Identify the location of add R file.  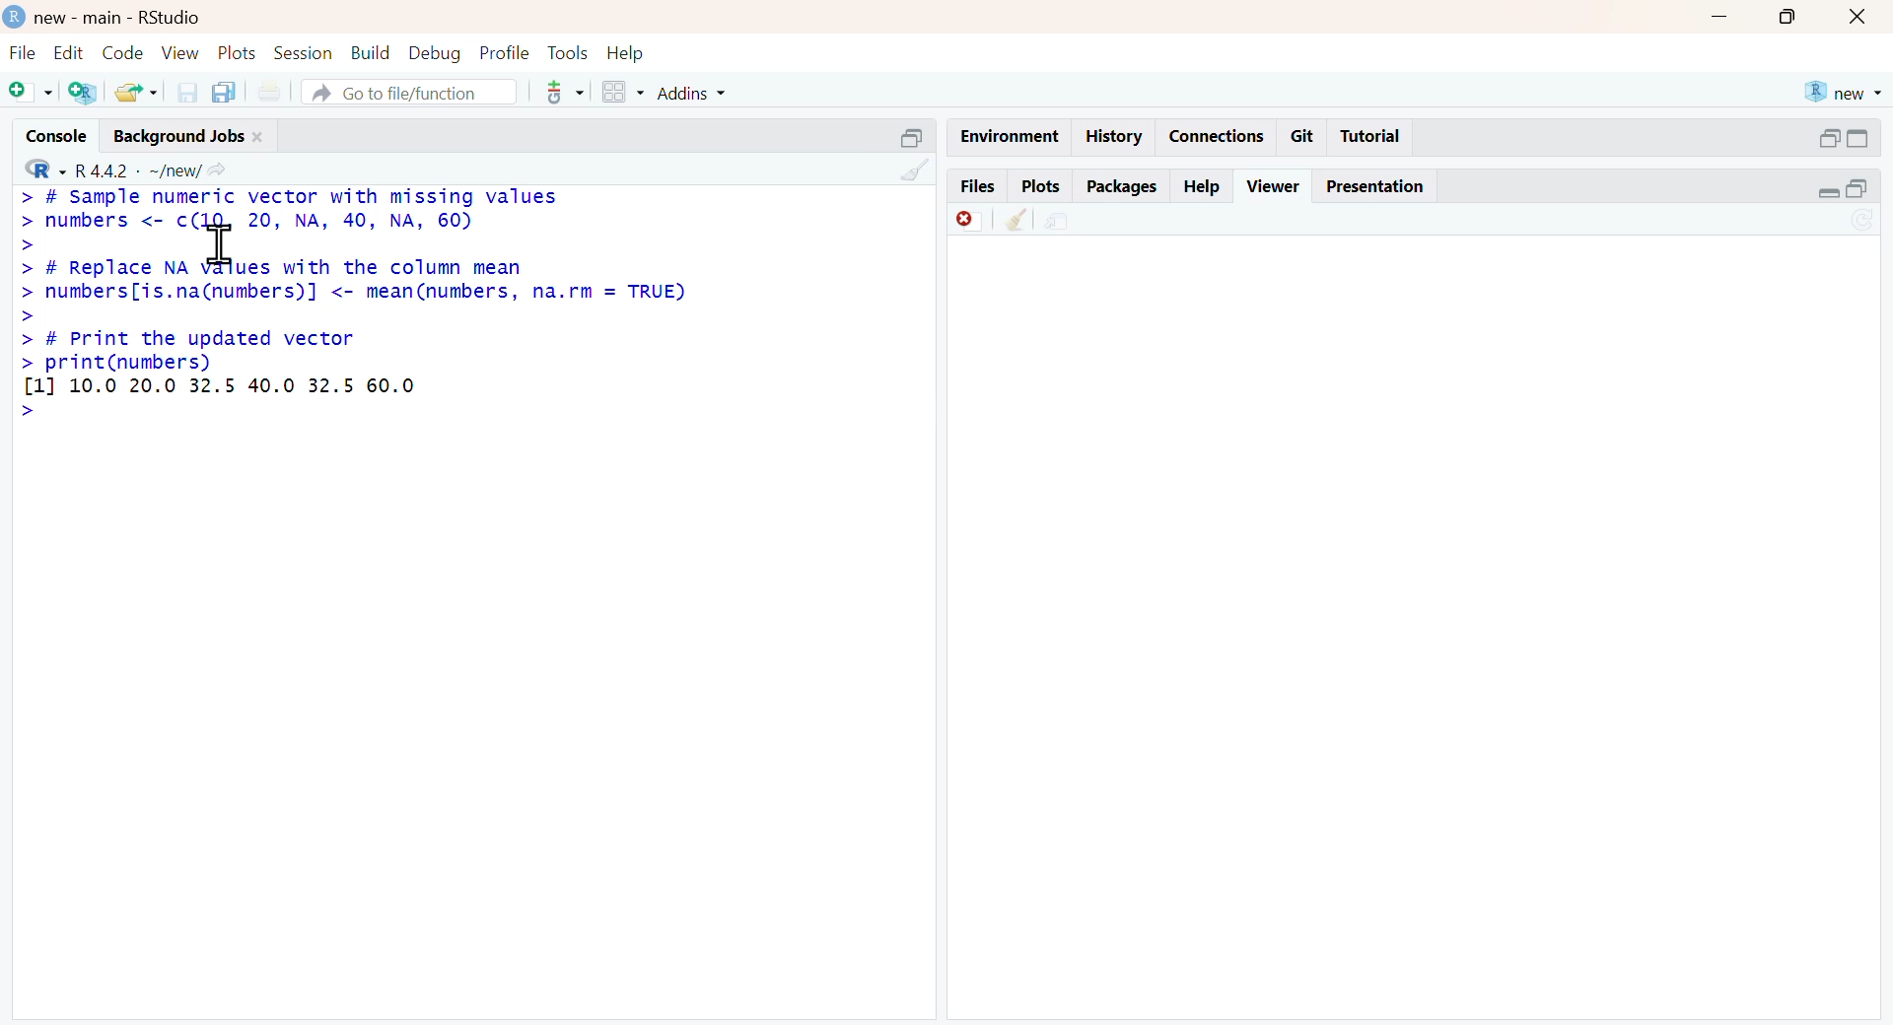
(83, 94).